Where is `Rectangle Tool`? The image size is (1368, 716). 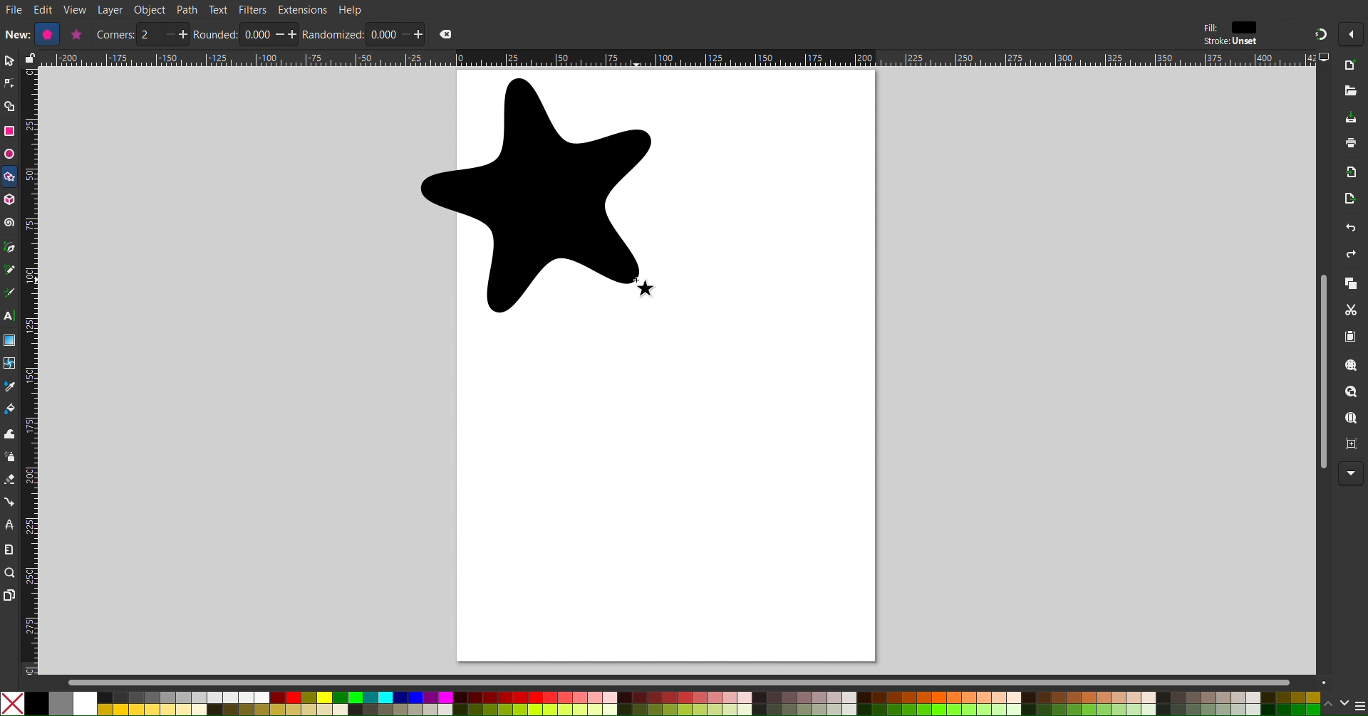 Rectangle Tool is located at coordinates (10, 130).